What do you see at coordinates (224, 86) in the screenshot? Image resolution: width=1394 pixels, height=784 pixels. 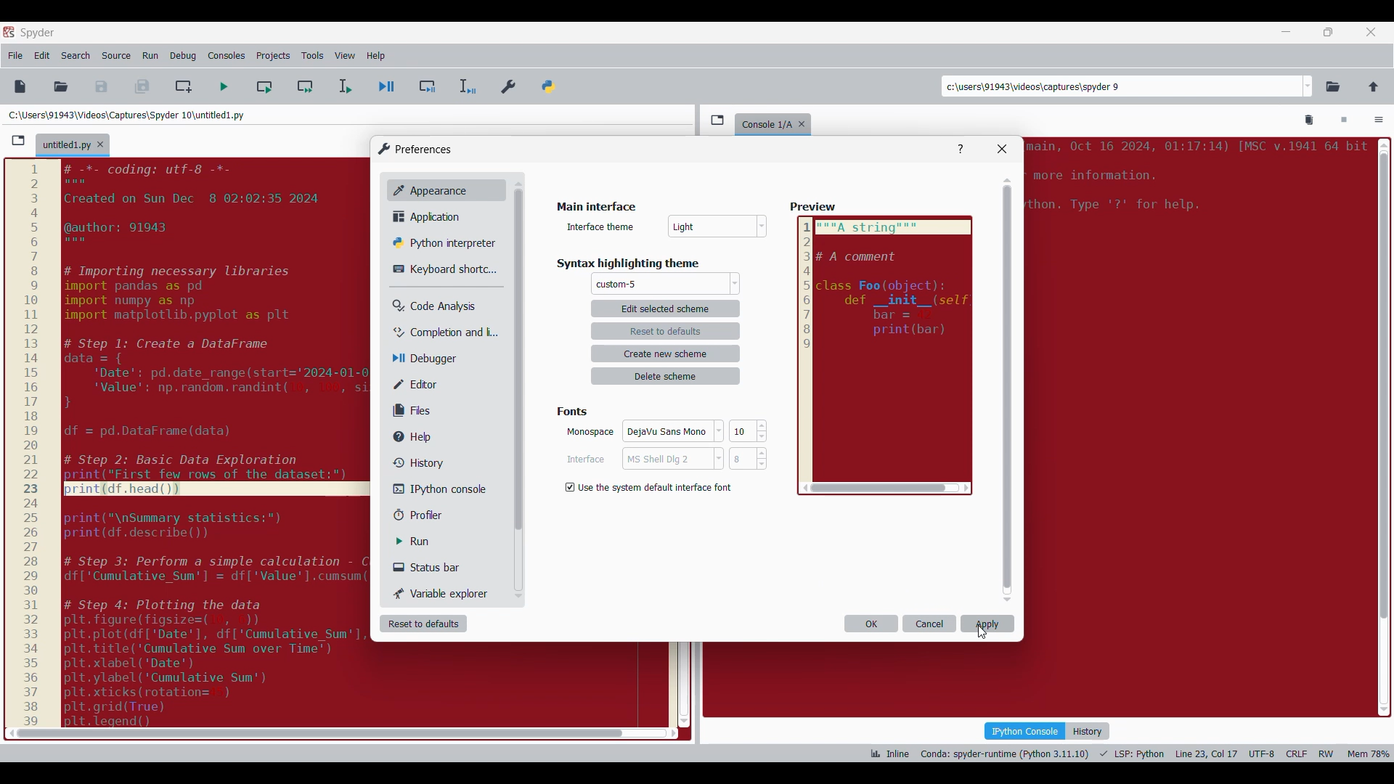 I see `Run file` at bounding box center [224, 86].